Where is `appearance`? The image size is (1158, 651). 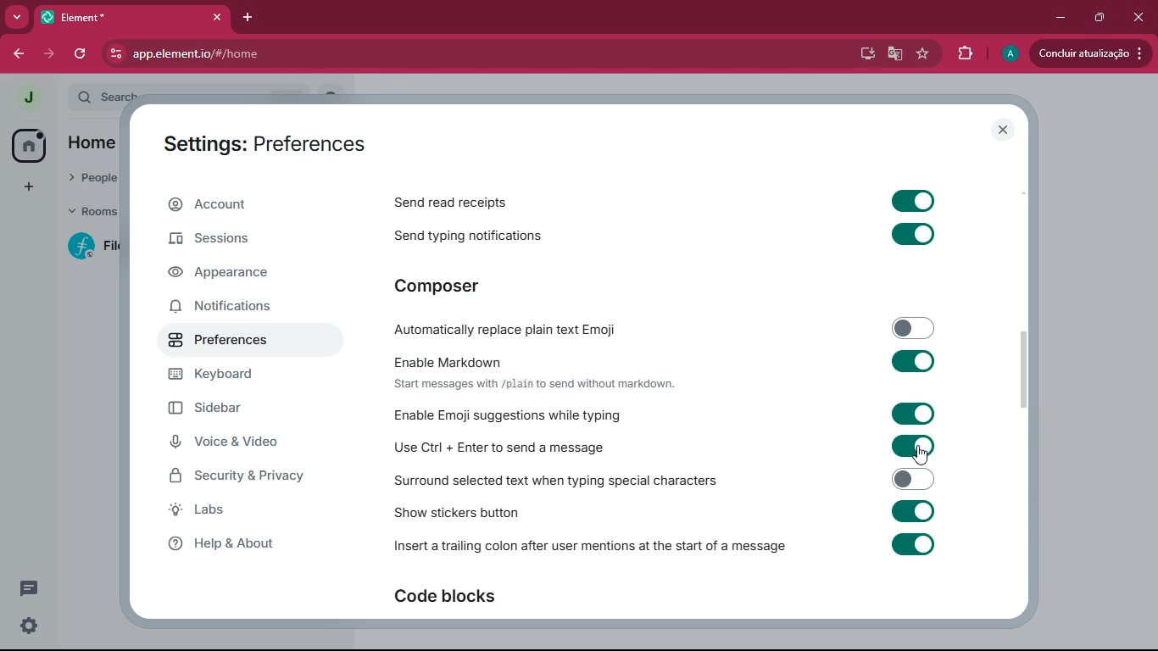
appearance is located at coordinates (237, 273).